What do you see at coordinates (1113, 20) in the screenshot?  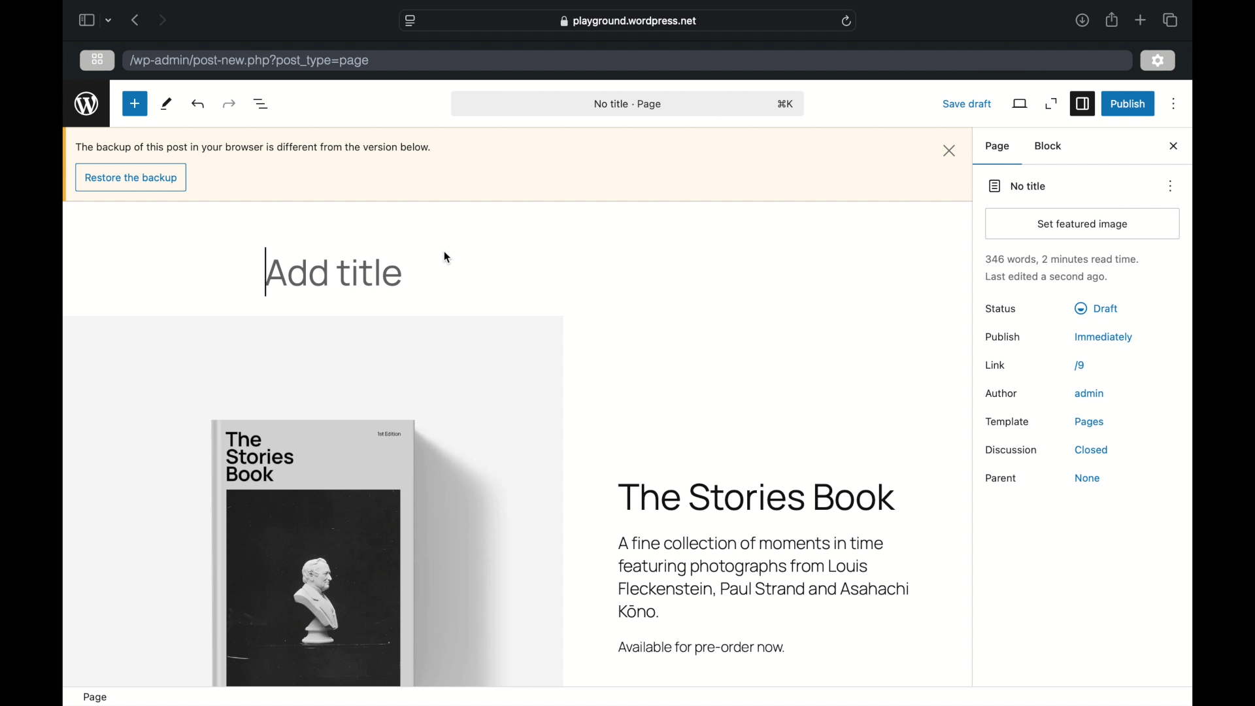 I see `share` at bounding box center [1113, 20].